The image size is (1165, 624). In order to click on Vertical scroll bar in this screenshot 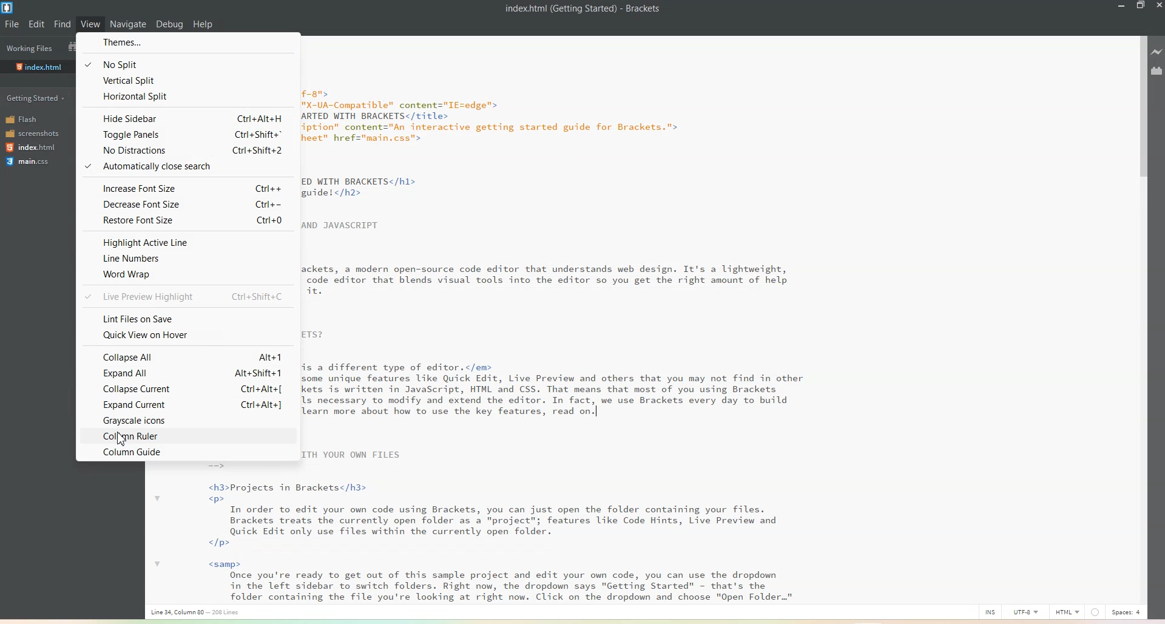, I will do `click(1141, 319)`.